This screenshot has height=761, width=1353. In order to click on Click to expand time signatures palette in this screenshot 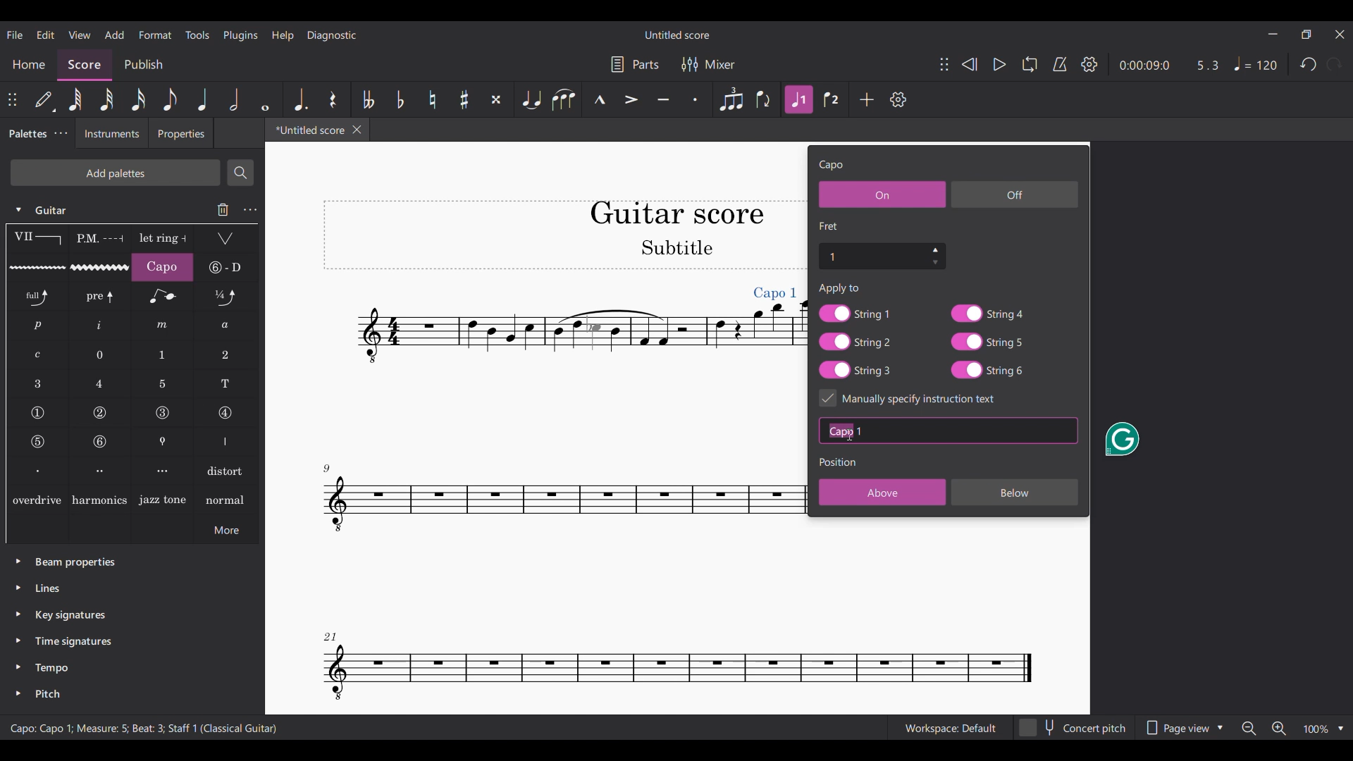, I will do `click(18, 640)`.